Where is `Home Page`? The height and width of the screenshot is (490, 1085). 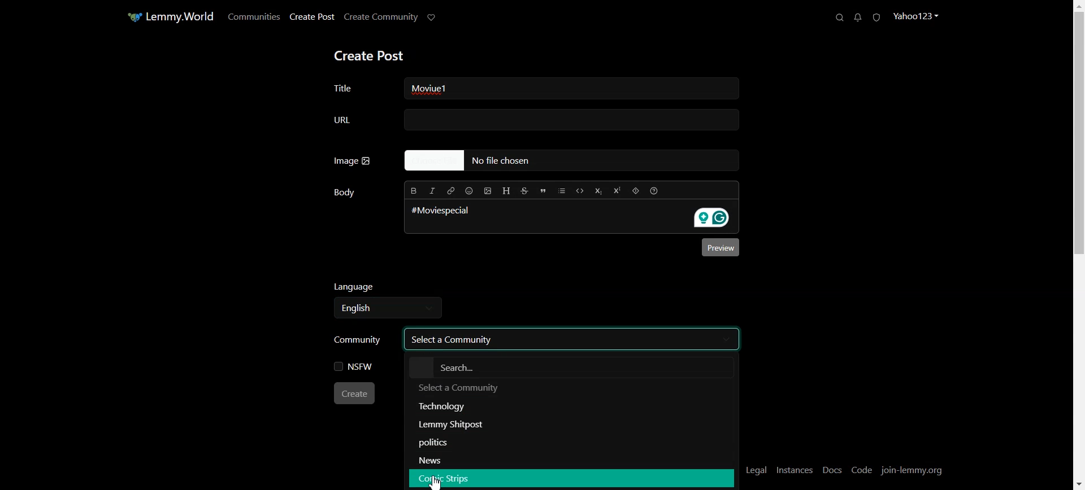 Home Page is located at coordinates (170, 17).